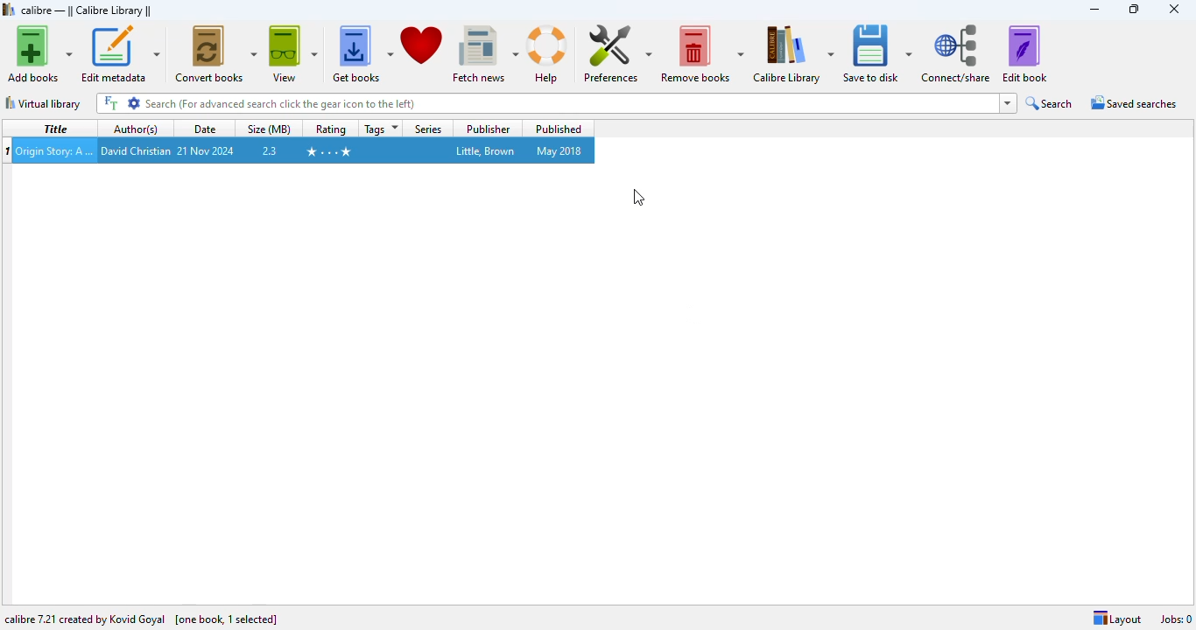 The height and width of the screenshot is (630, 1196). Describe the element at coordinates (1134, 101) in the screenshot. I see `saved searches` at that location.